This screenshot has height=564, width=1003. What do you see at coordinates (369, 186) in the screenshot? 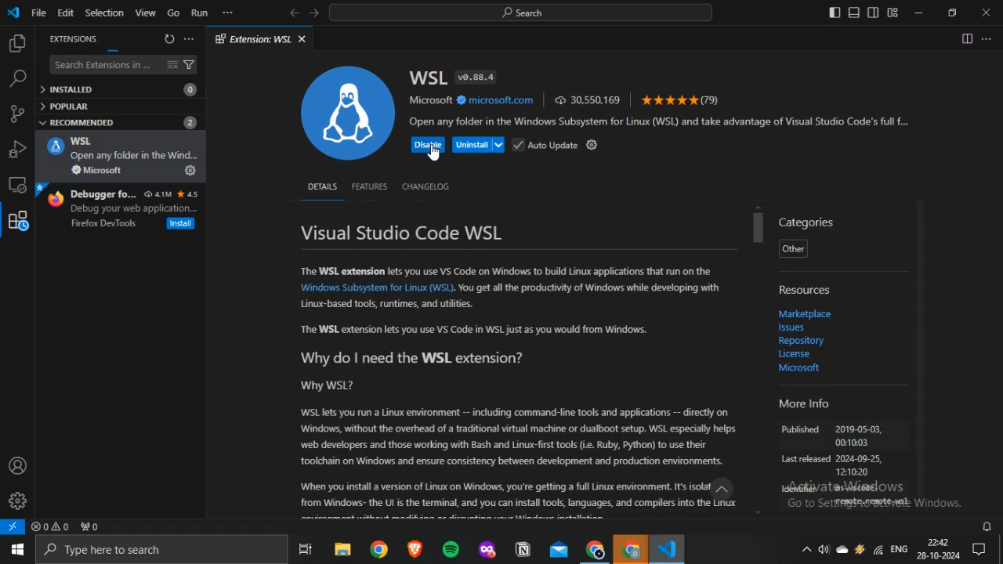
I see `FEATURES` at bounding box center [369, 186].